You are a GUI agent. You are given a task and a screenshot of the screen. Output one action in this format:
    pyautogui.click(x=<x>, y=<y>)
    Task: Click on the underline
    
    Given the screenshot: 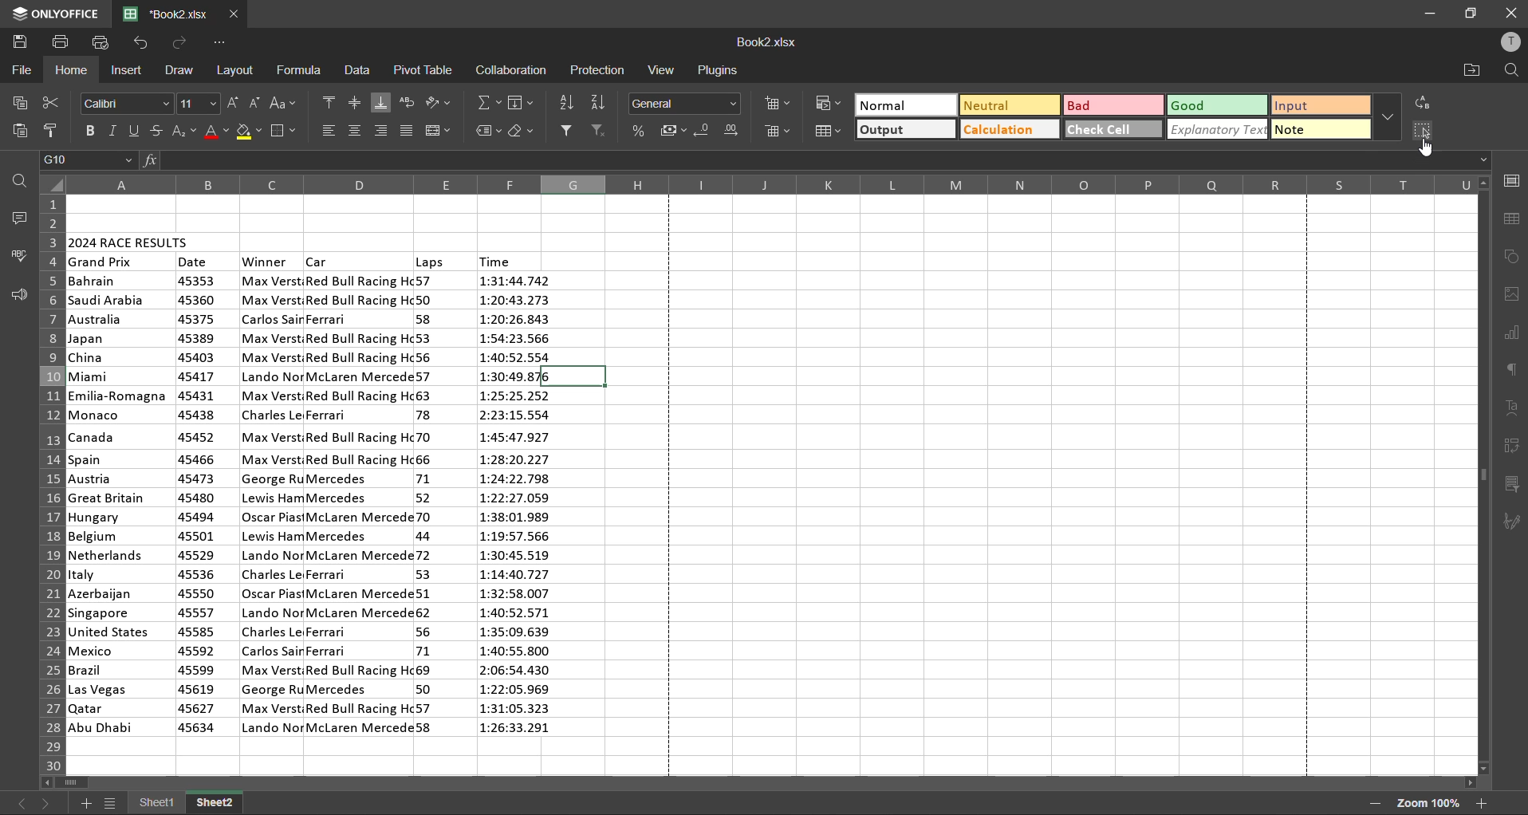 What is the action you would take?
    pyautogui.click(x=135, y=132)
    